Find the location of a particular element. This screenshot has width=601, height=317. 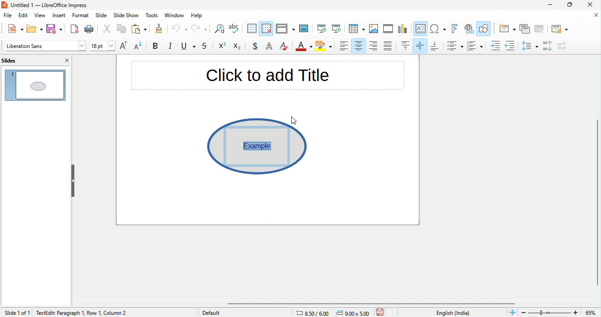

bold is located at coordinates (157, 47).